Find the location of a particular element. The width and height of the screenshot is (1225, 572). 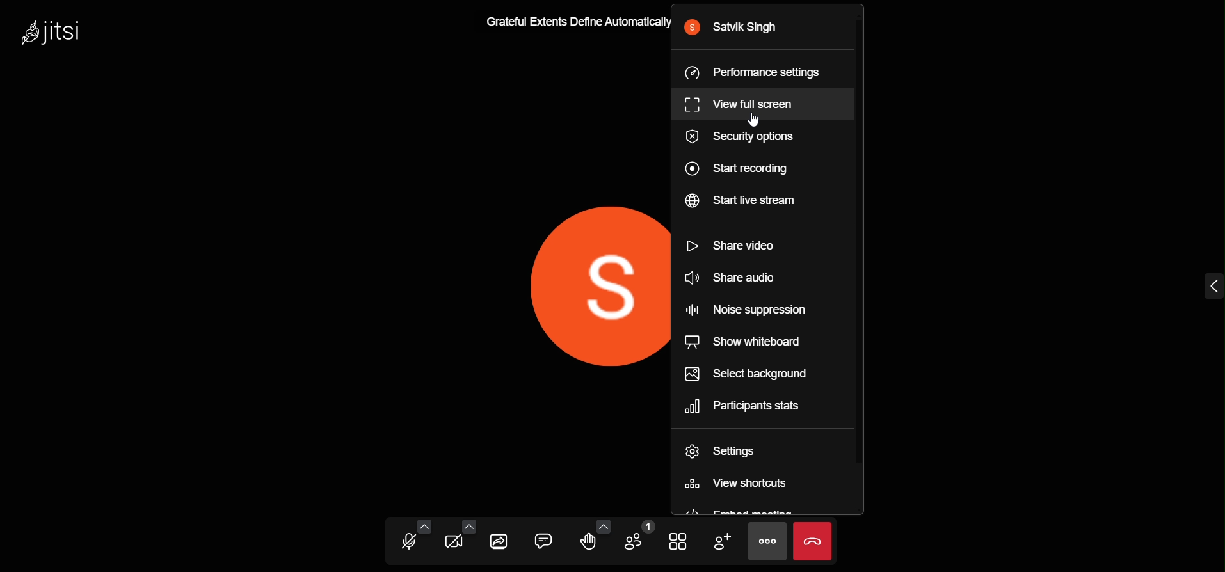

share video is located at coordinates (731, 245).